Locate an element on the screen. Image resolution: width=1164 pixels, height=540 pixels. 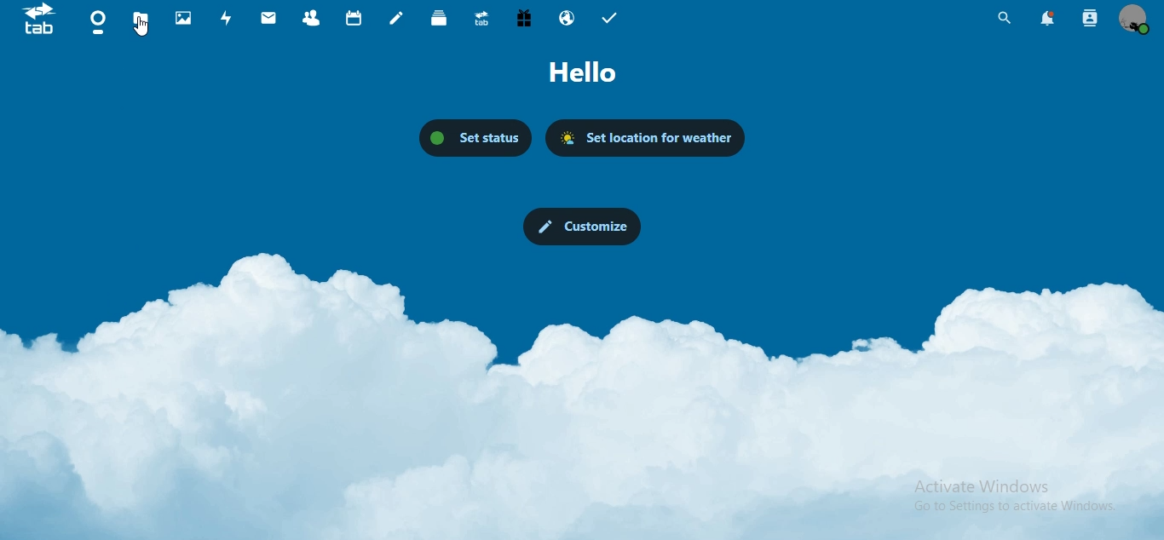
Mouse Cursor is located at coordinates (146, 30).